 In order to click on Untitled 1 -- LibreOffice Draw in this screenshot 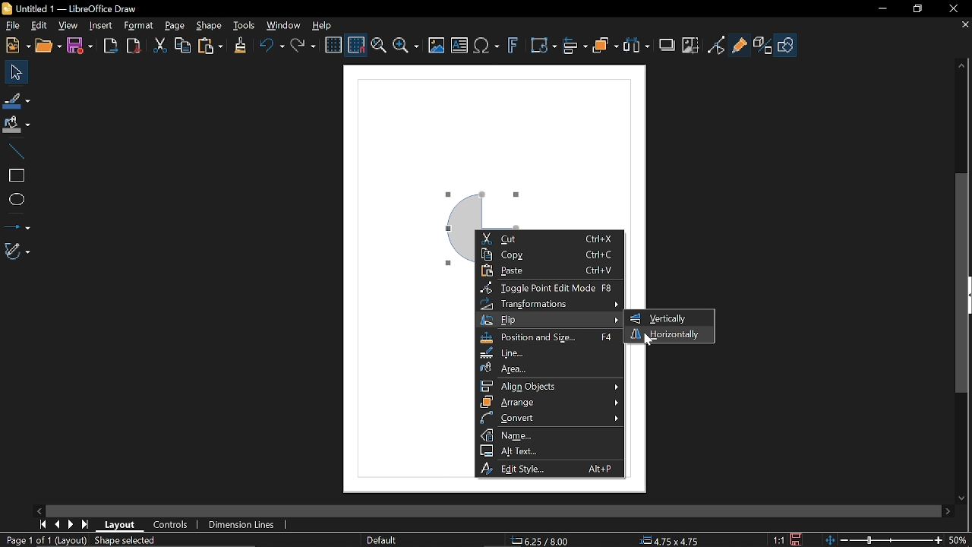, I will do `click(84, 8)`.